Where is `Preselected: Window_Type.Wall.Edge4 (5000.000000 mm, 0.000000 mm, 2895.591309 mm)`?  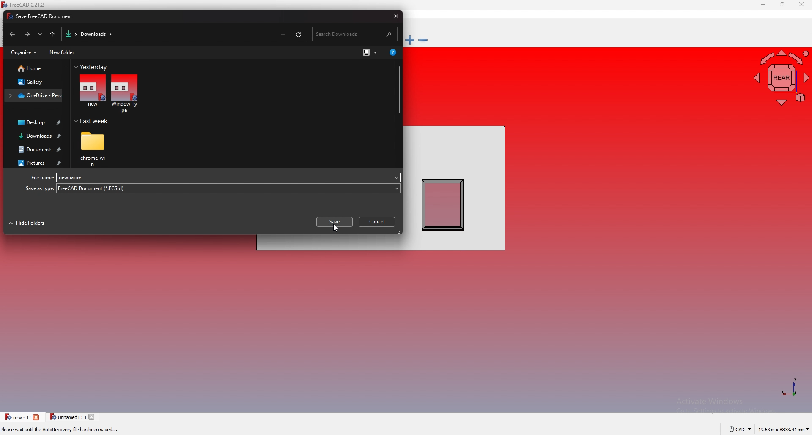
Preselected: Window_Type.Wall.Edge4 (5000.000000 mm, 0.000000 mm, 2895.591309 mm) is located at coordinates (97, 430).